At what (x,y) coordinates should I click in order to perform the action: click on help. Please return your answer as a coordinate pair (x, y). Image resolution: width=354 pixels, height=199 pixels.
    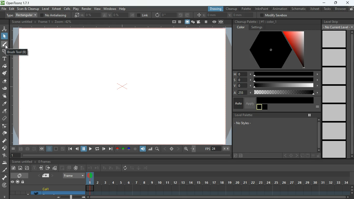
    Looking at the image, I should click on (123, 8).